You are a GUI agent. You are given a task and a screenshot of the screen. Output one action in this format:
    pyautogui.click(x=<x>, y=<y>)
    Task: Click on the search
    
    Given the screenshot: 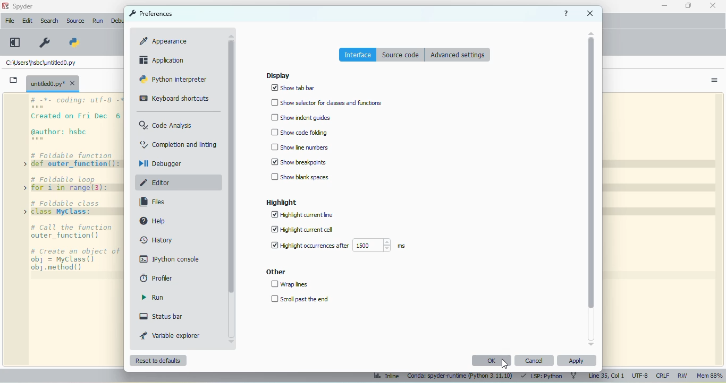 What is the action you would take?
    pyautogui.click(x=49, y=21)
    